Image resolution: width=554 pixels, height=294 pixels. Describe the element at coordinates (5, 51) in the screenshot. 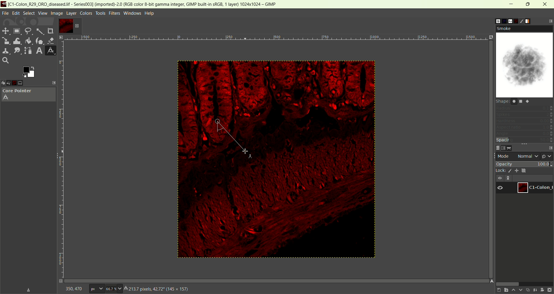

I see `clone tool` at that location.